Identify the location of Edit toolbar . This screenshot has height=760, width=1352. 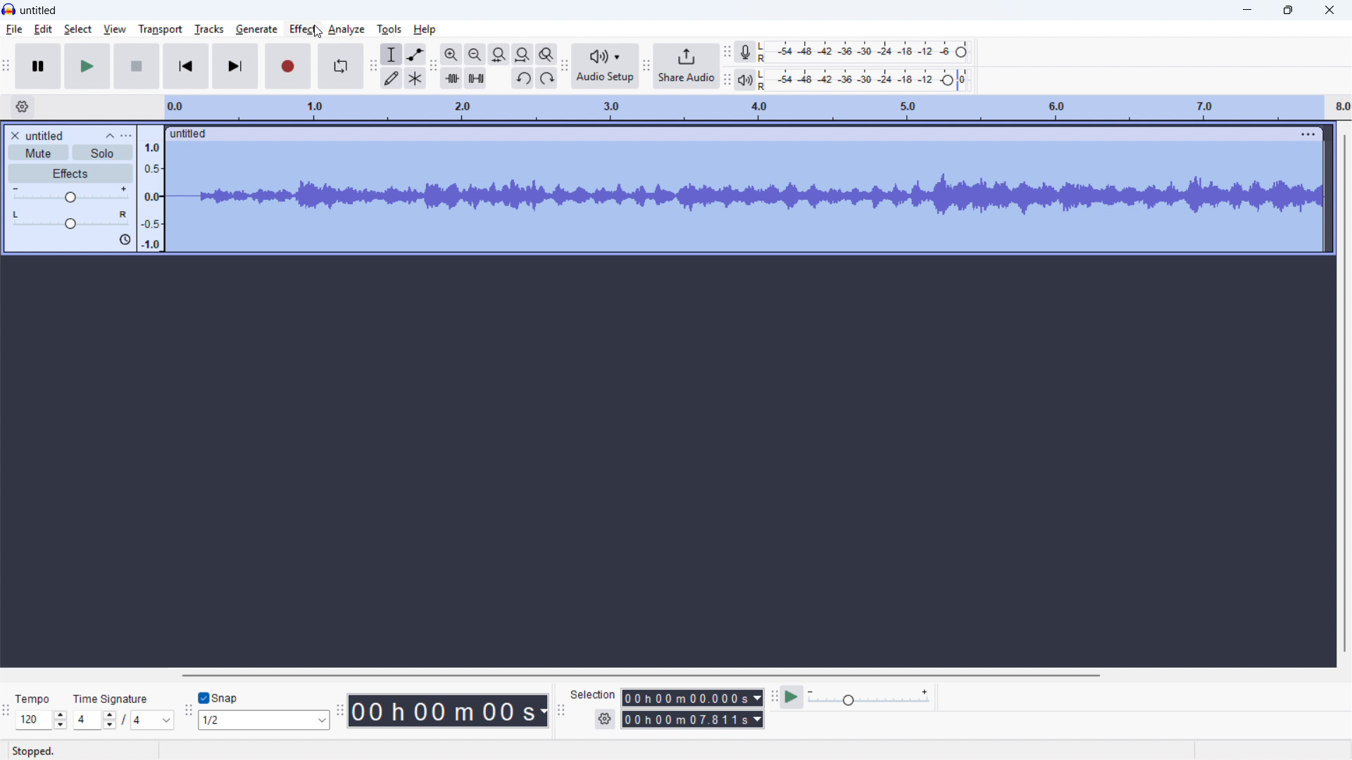
(433, 68).